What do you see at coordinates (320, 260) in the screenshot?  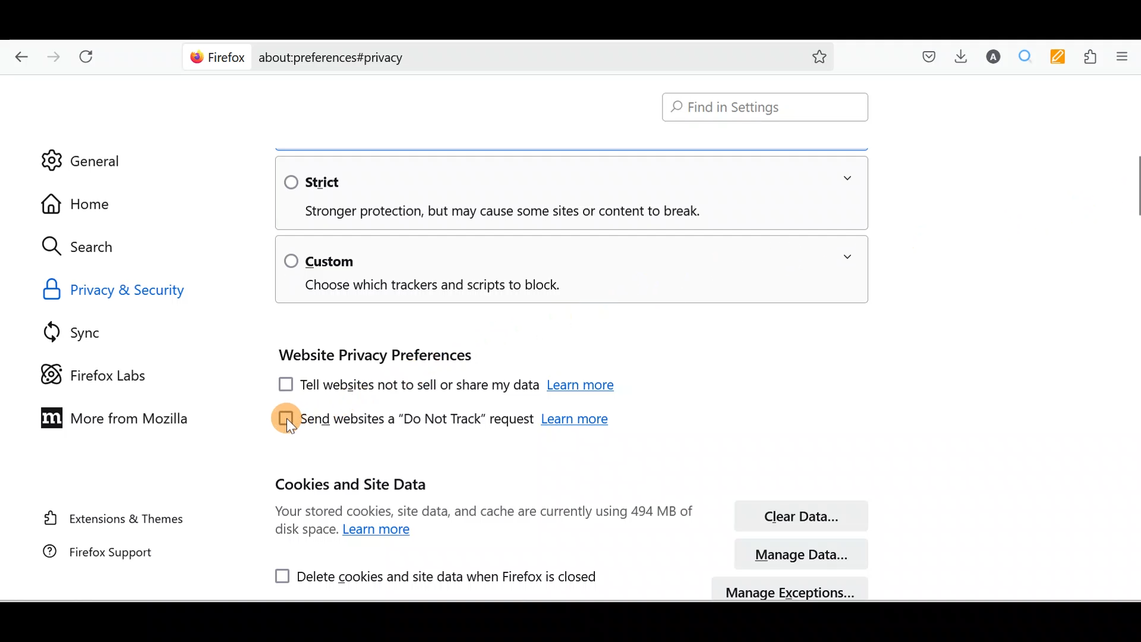 I see `Custom ` at bounding box center [320, 260].